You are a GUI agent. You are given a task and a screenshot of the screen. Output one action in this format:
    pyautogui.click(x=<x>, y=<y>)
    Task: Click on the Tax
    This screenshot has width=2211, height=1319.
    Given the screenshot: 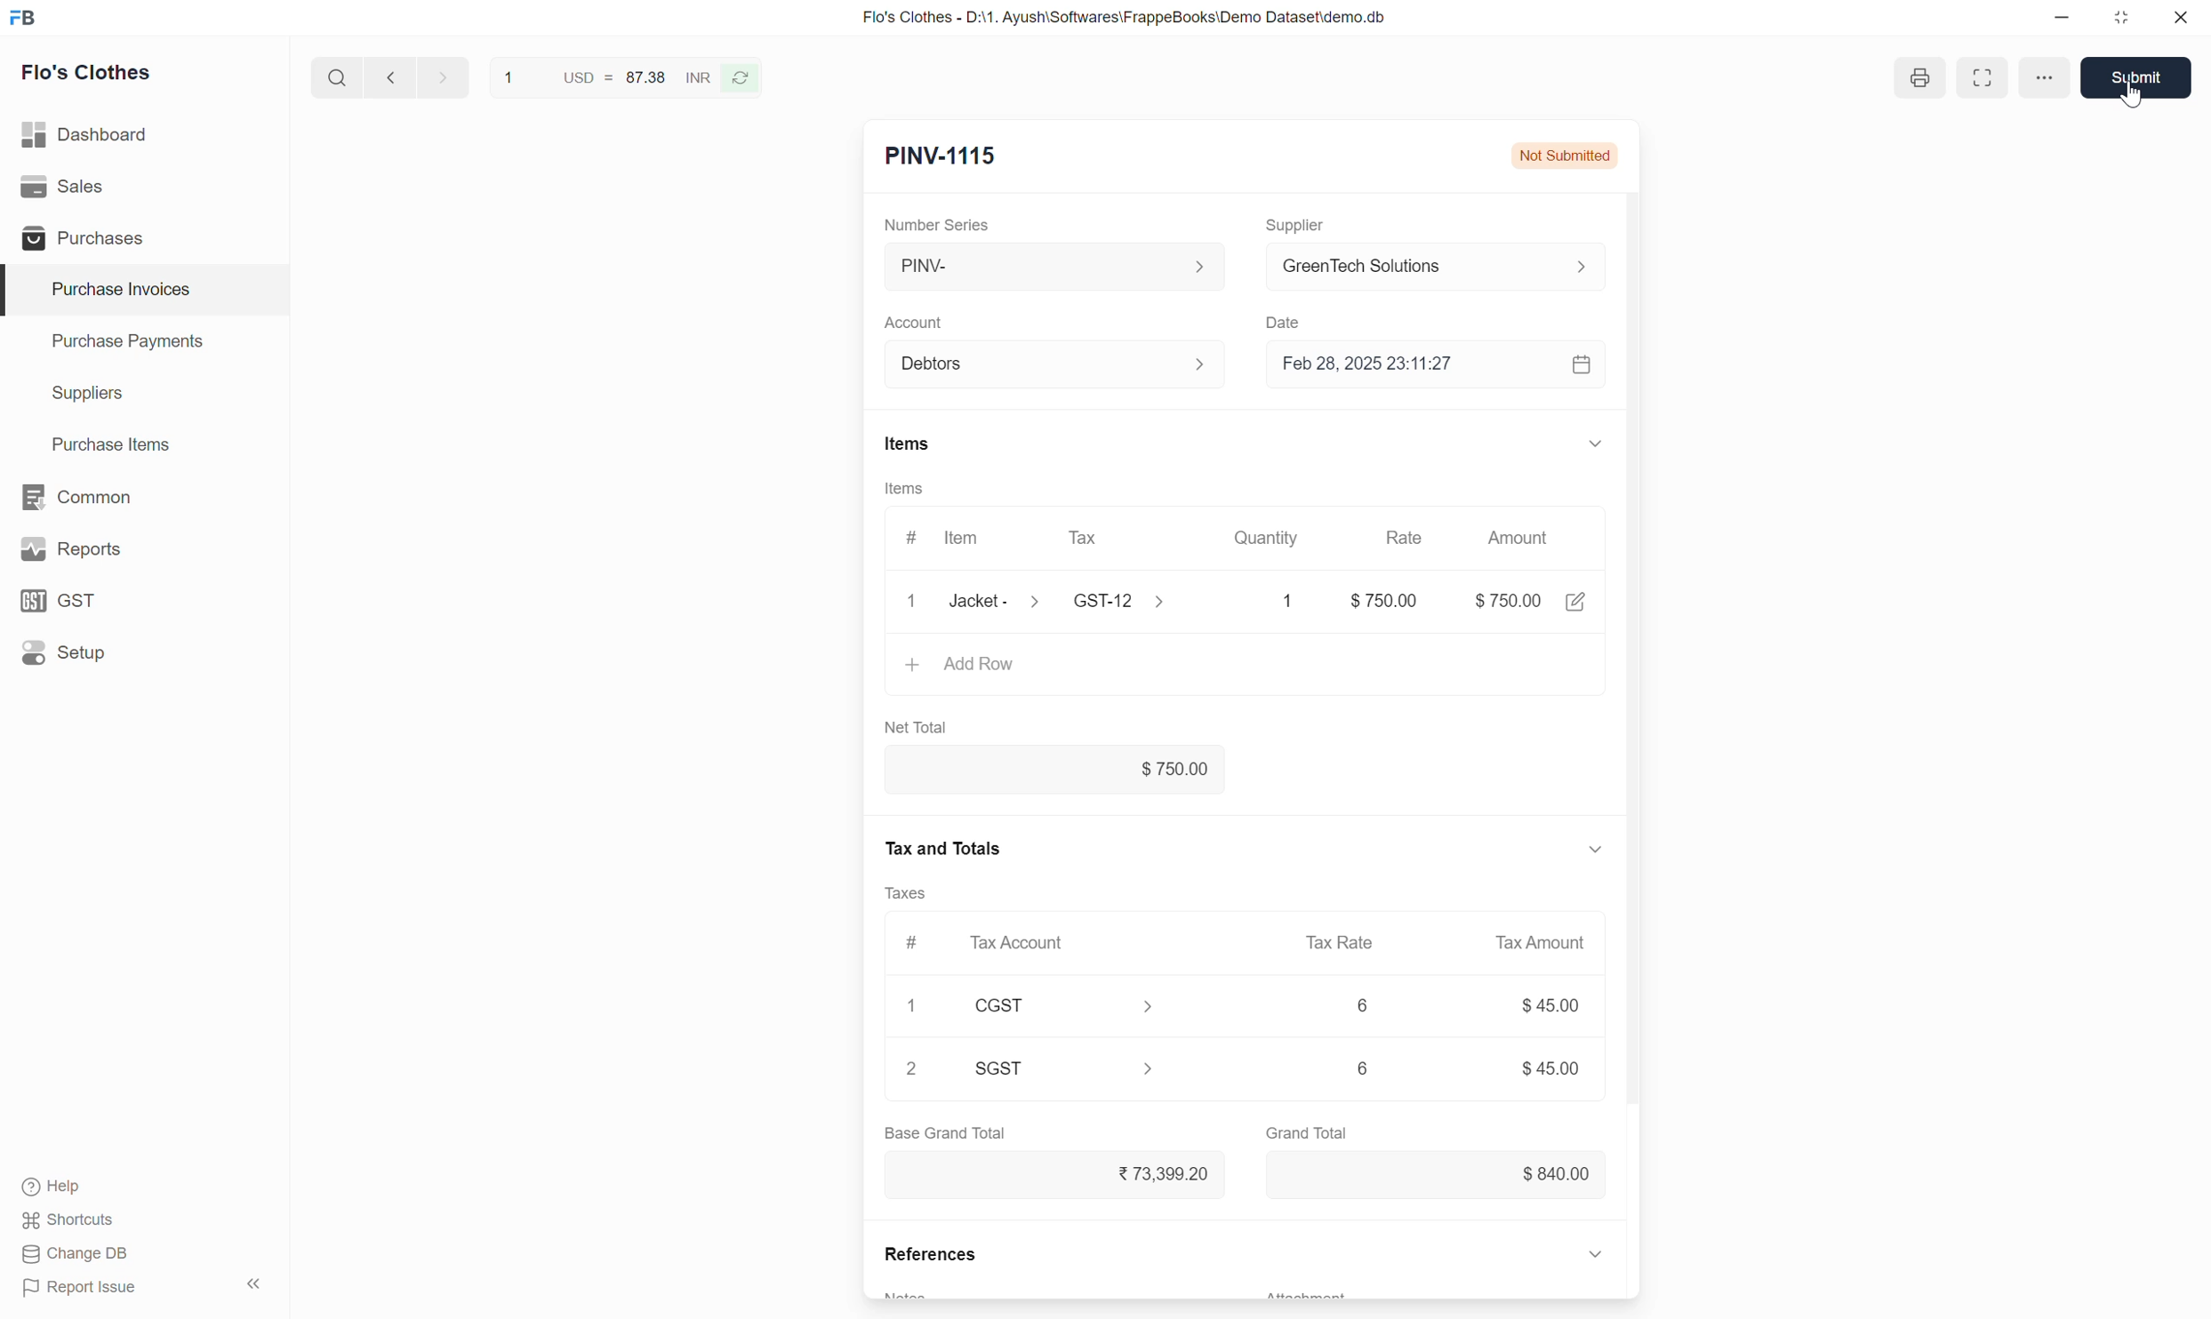 What is the action you would take?
    pyautogui.click(x=1118, y=539)
    